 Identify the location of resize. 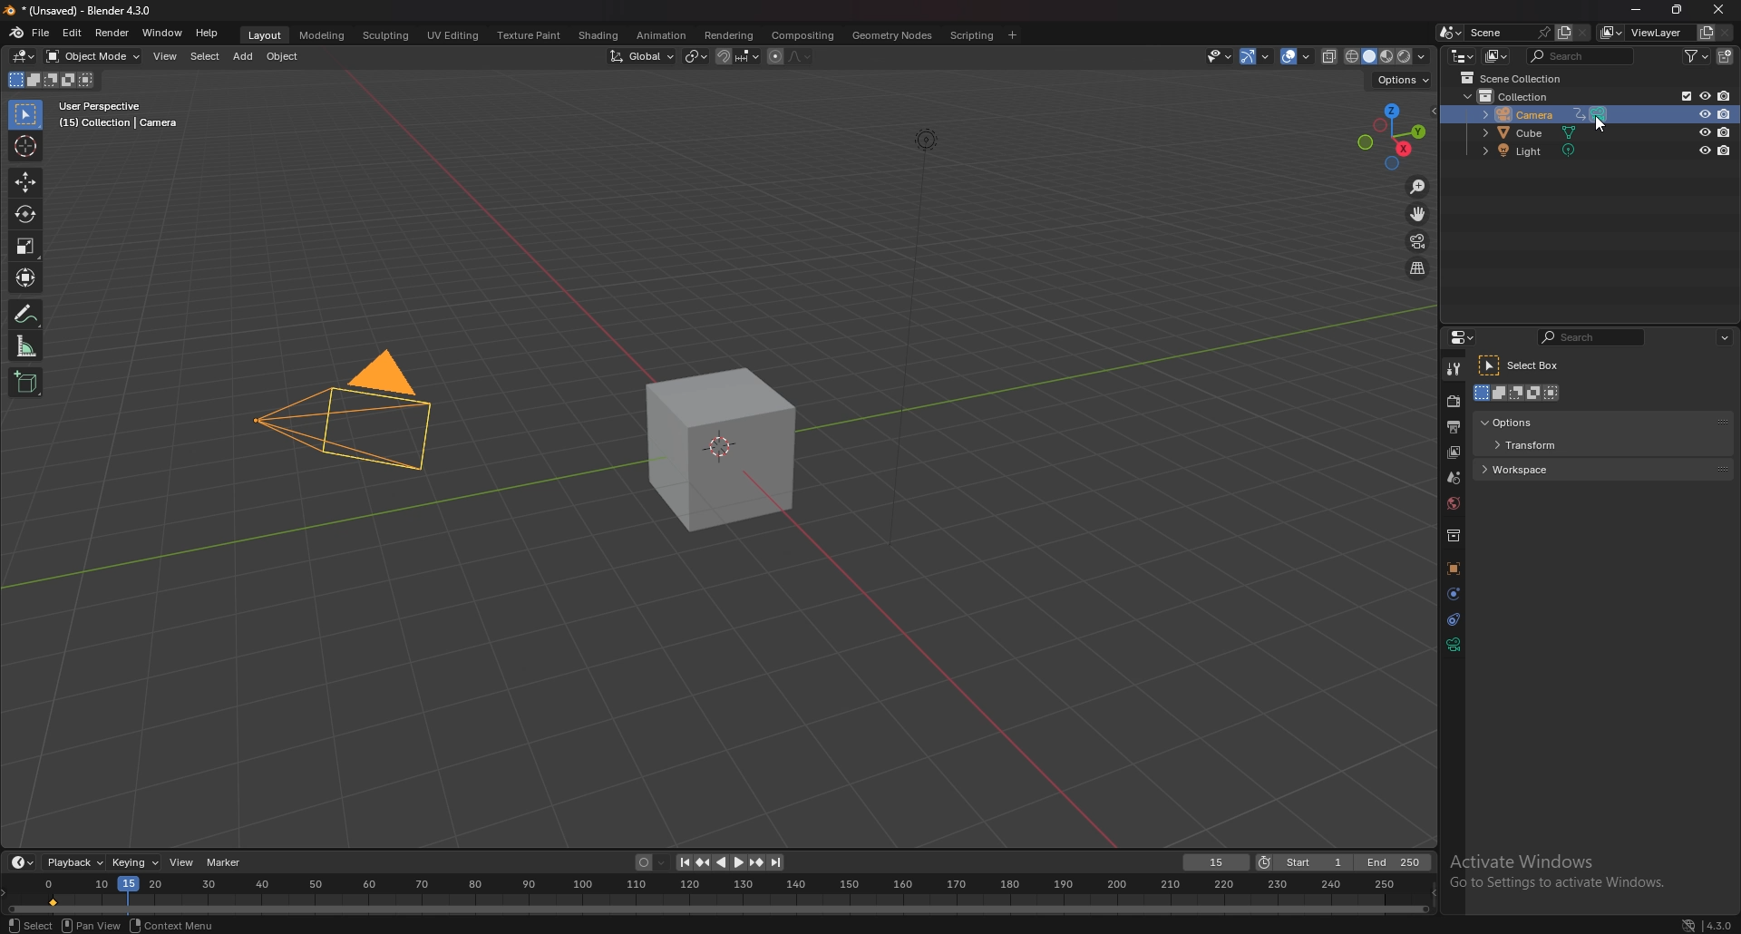
(1674, 11).